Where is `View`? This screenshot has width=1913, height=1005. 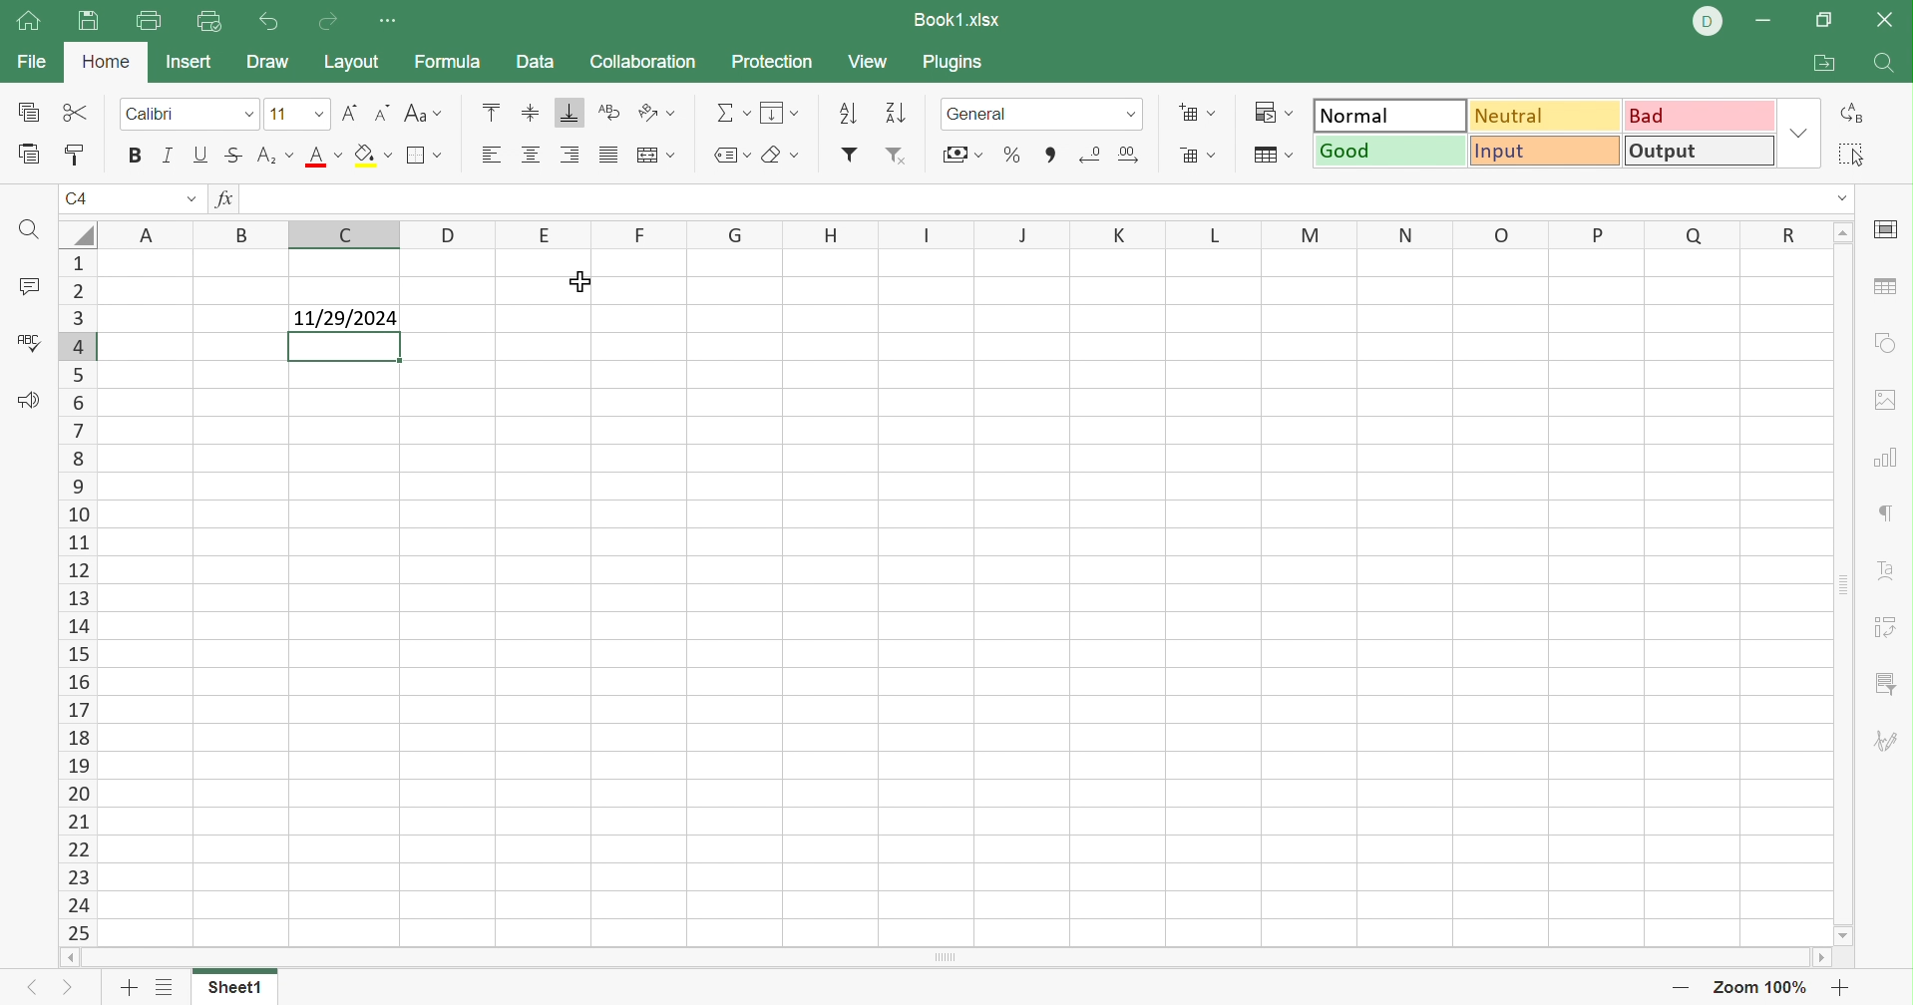
View is located at coordinates (873, 62).